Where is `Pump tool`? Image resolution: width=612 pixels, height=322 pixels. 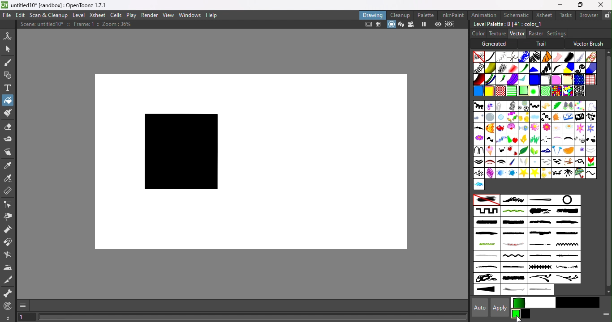 Pump tool is located at coordinates (11, 229).